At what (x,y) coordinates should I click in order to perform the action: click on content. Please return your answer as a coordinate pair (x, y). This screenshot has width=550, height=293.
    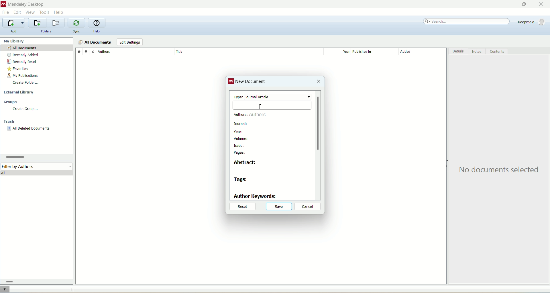
    Looking at the image, I should click on (497, 52).